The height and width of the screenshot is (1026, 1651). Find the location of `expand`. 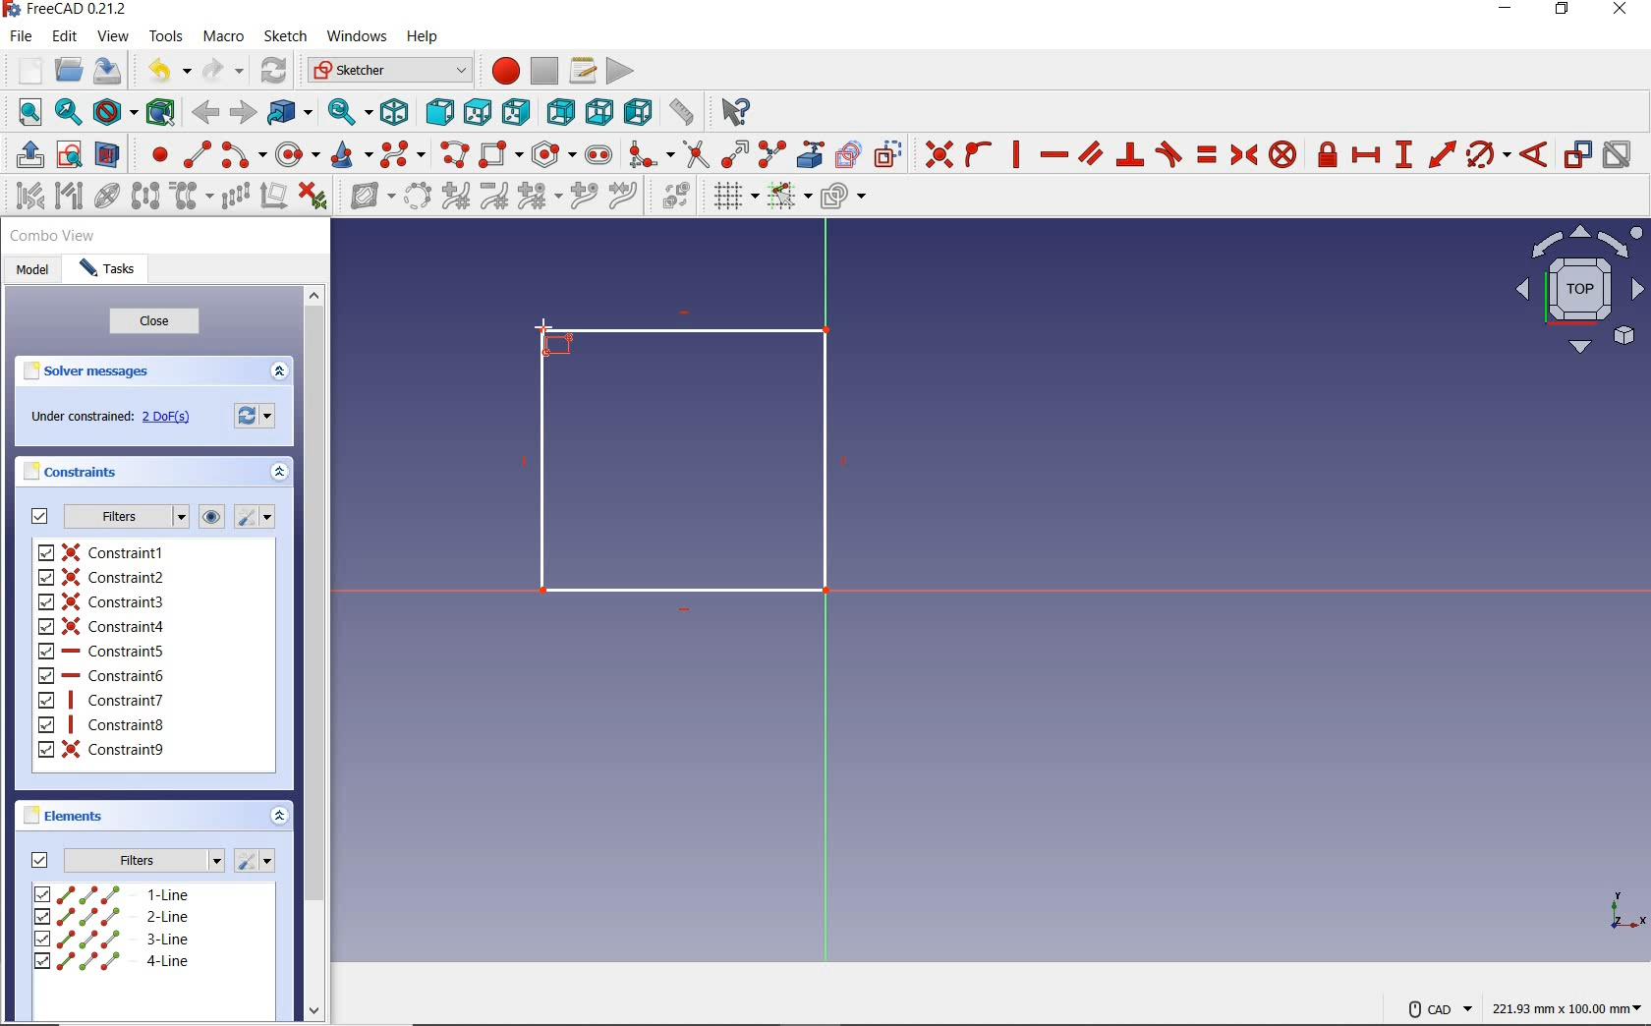

expand is located at coordinates (280, 474).